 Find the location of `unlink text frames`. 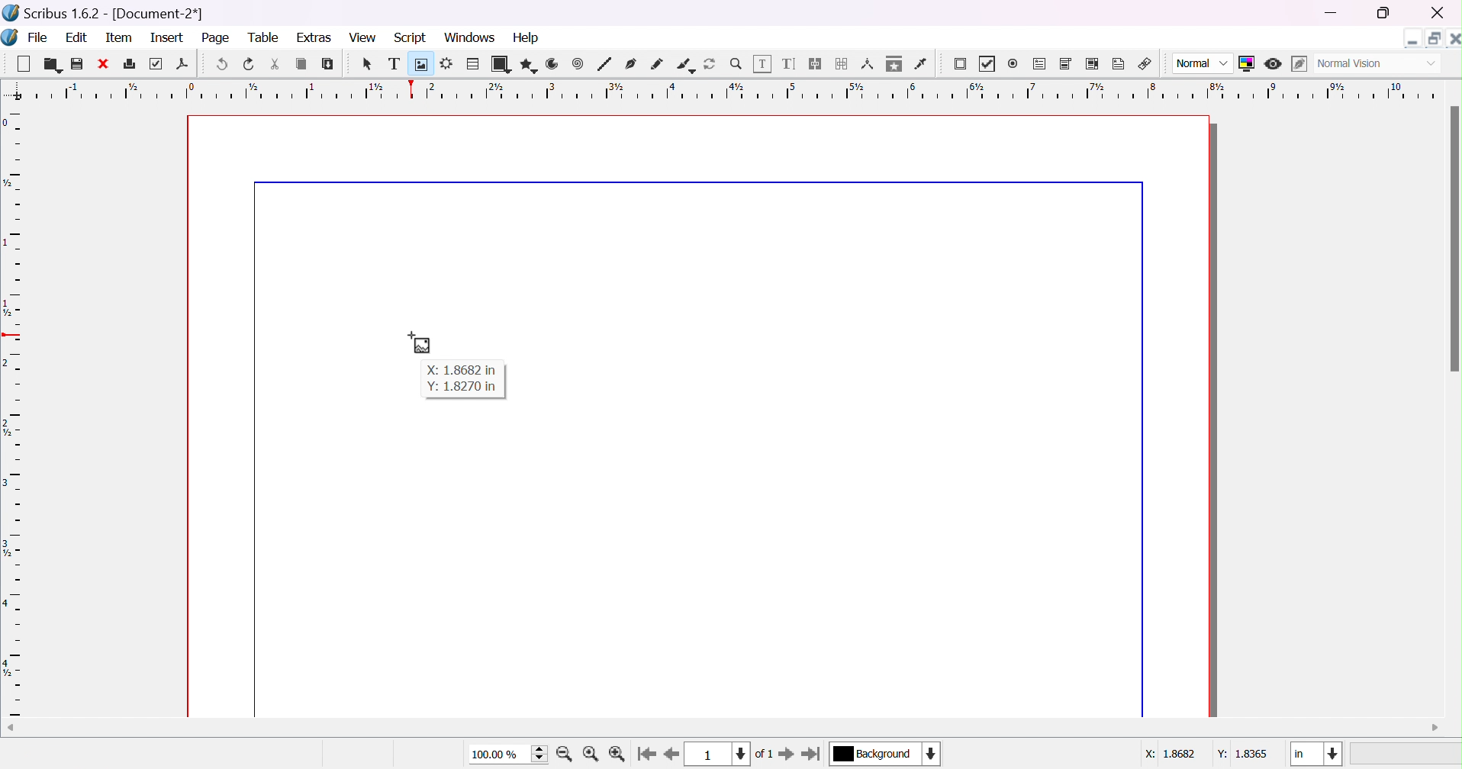

unlink text frames is located at coordinates (842, 63).